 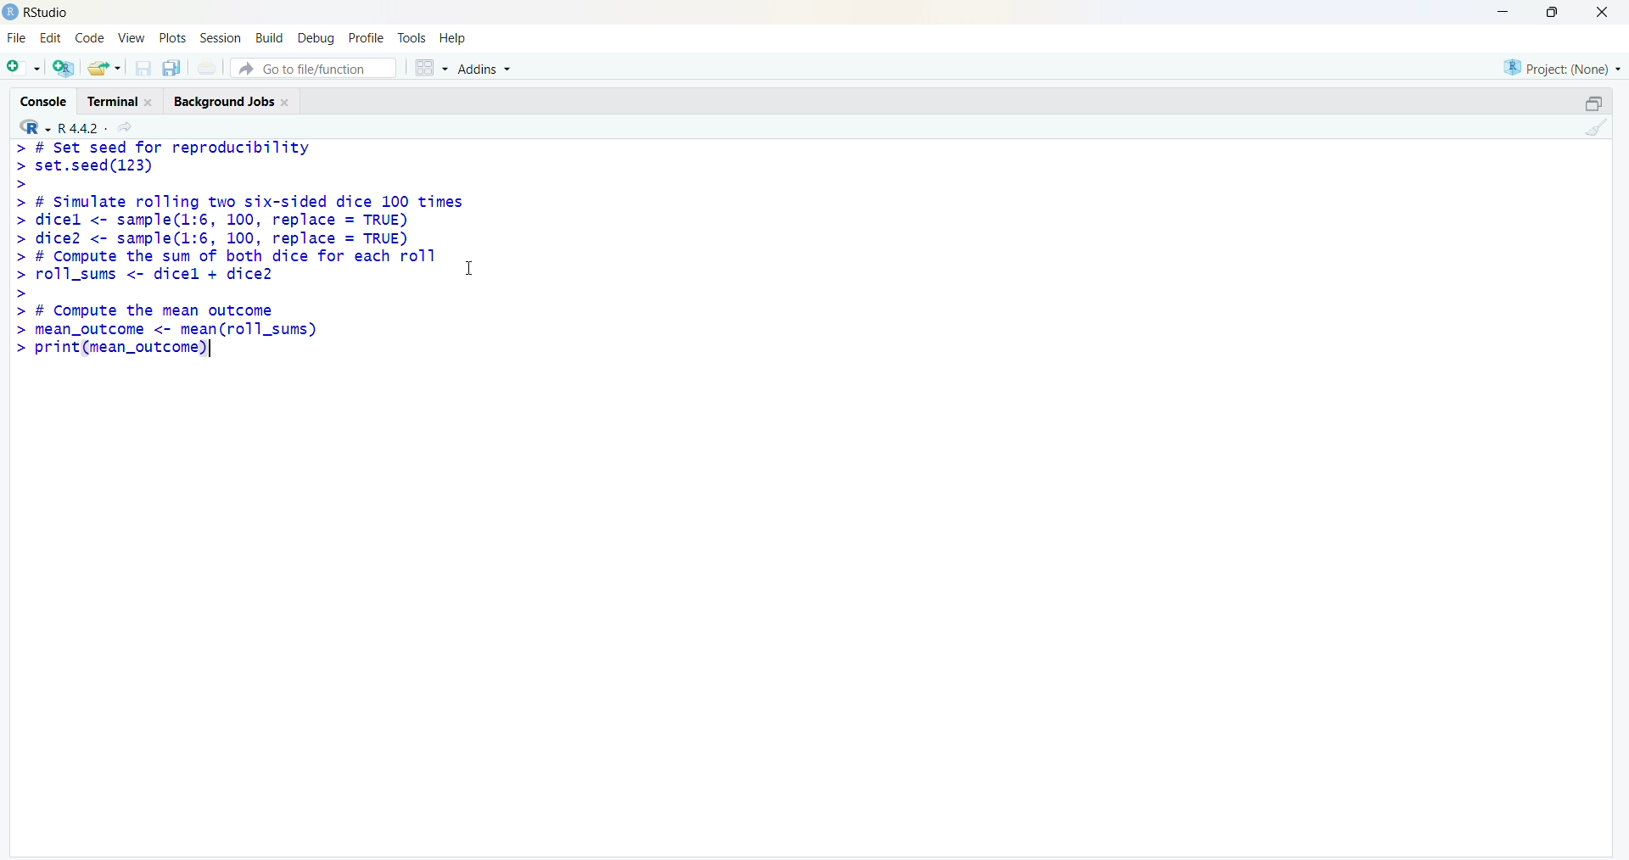 What do you see at coordinates (83, 129) in the screenshot?
I see `R 4.4.2` at bounding box center [83, 129].